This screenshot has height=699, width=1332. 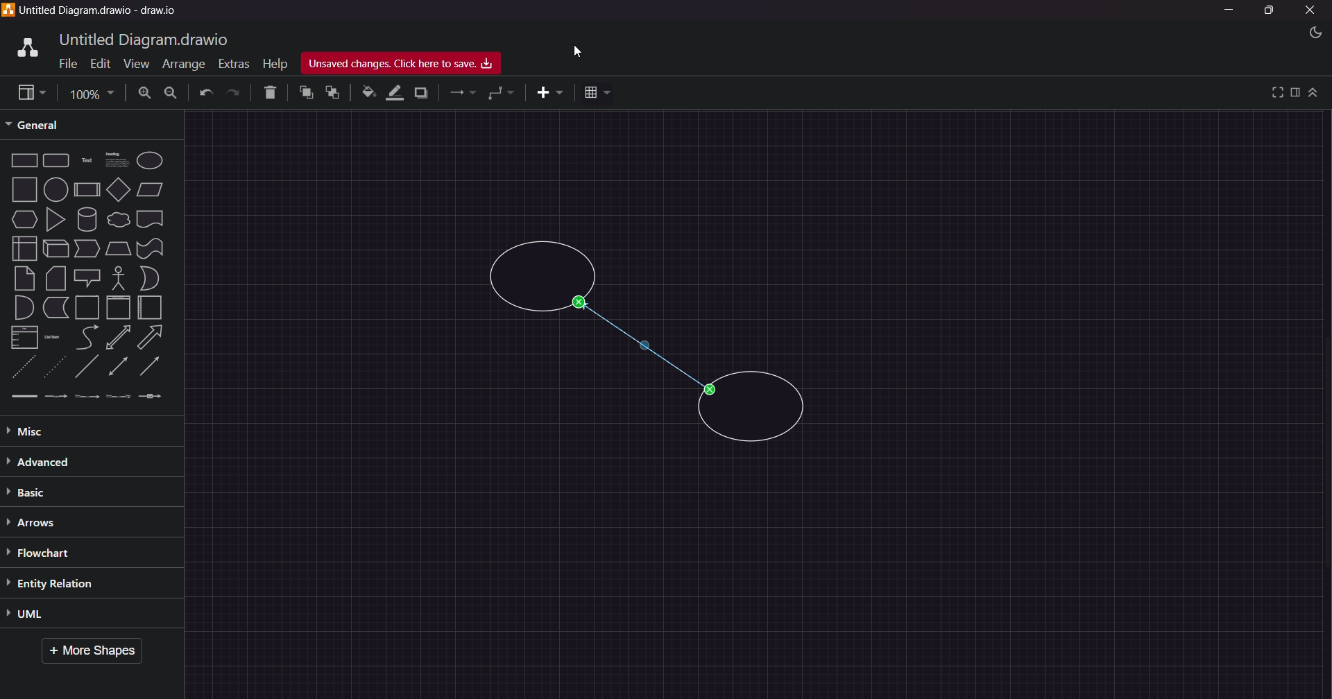 I want to click on Connected circle, so click(x=645, y=342).